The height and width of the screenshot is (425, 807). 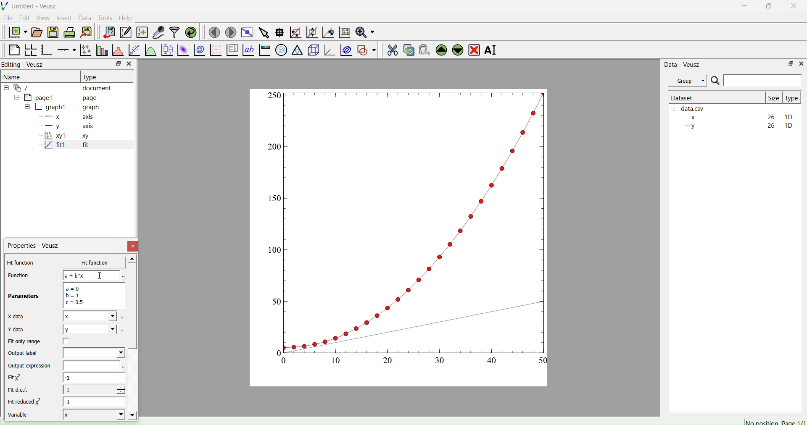 What do you see at coordinates (406, 49) in the screenshot?
I see `Copy` at bounding box center [406, 49].